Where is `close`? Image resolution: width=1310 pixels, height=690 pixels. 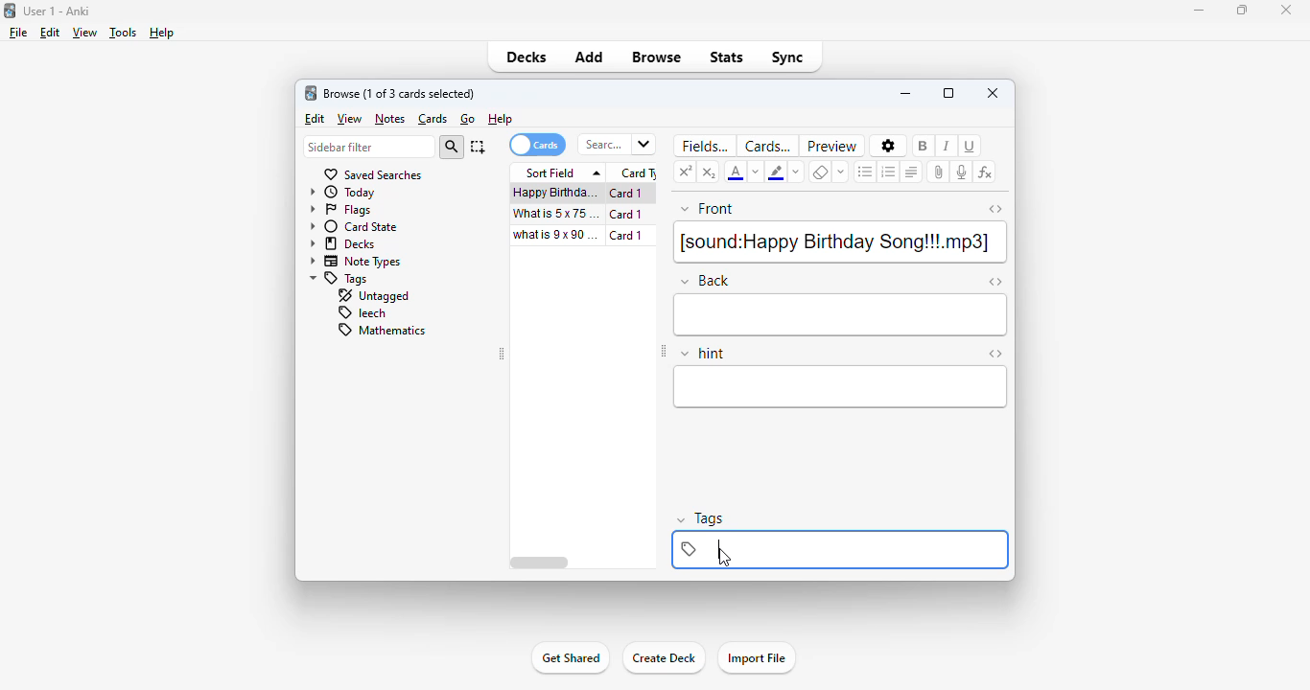 close is located at coordinates (1285, 9).